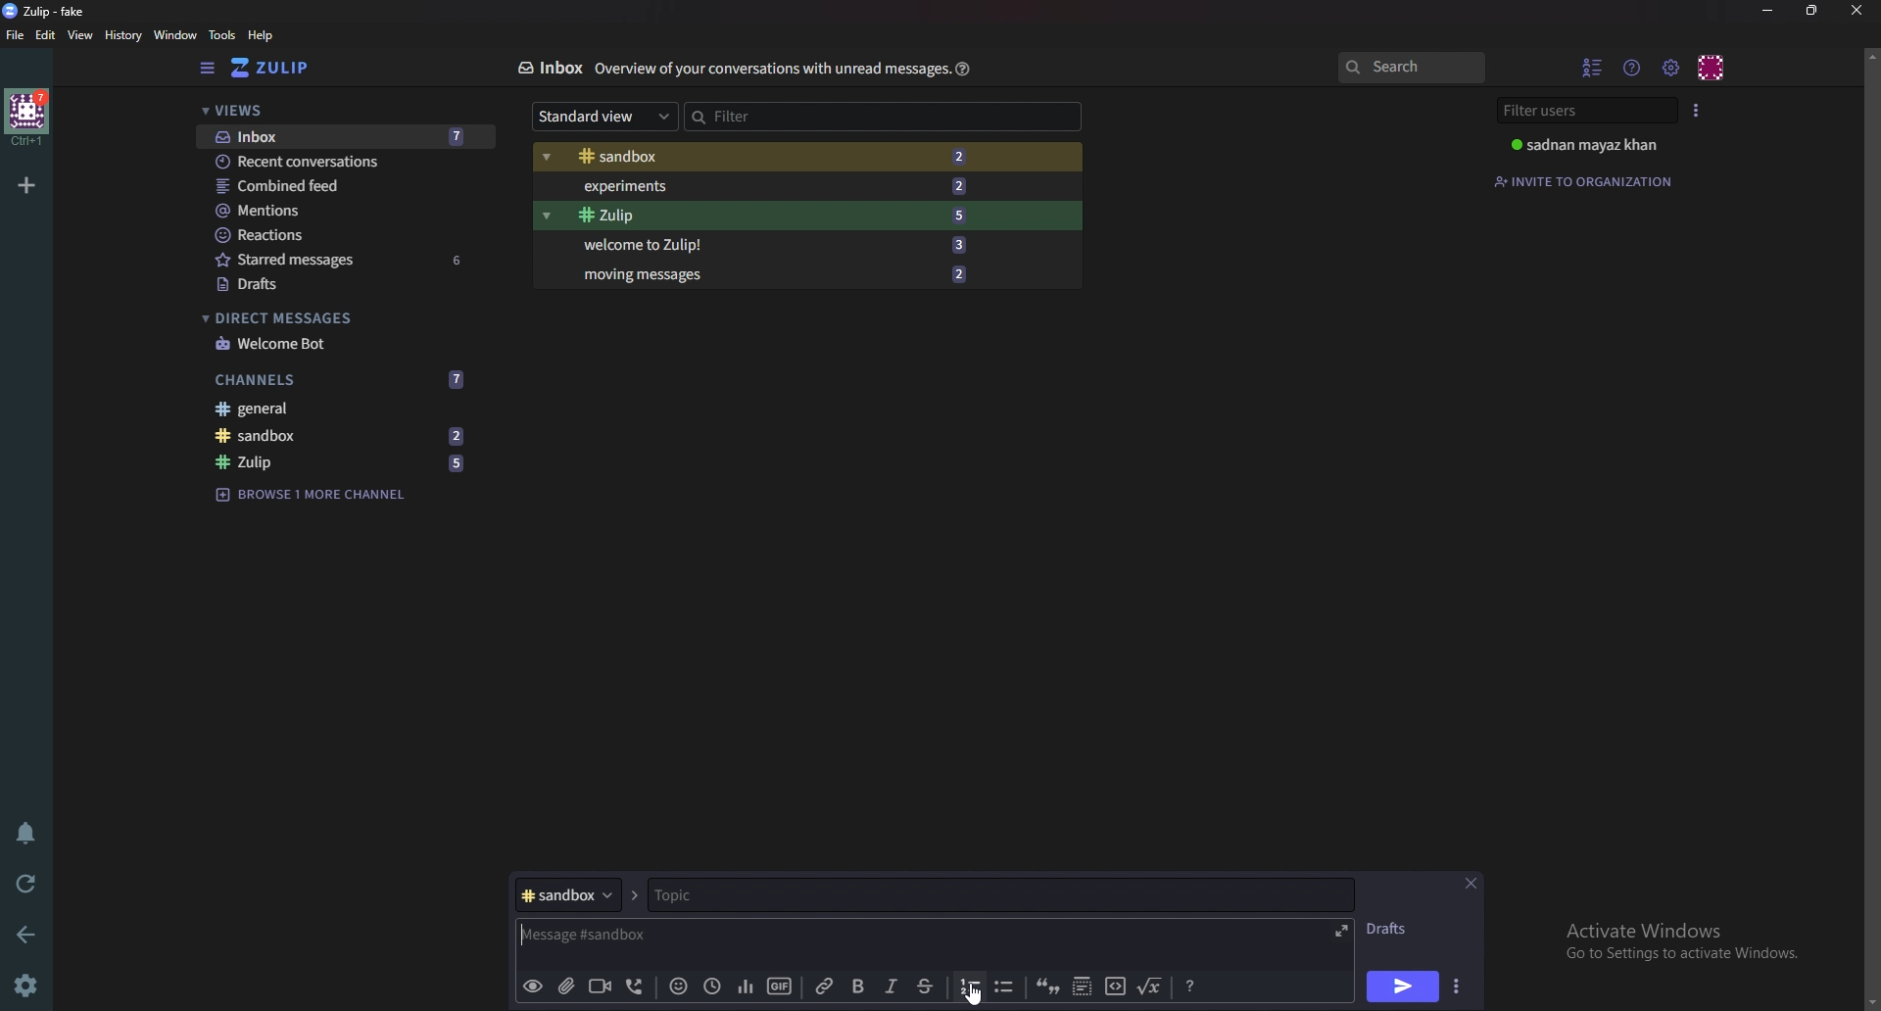 The image size is (1881, 1011). Describe the element at coordinates (1455, 988) in the screenshot. I see `Send options` at that location.